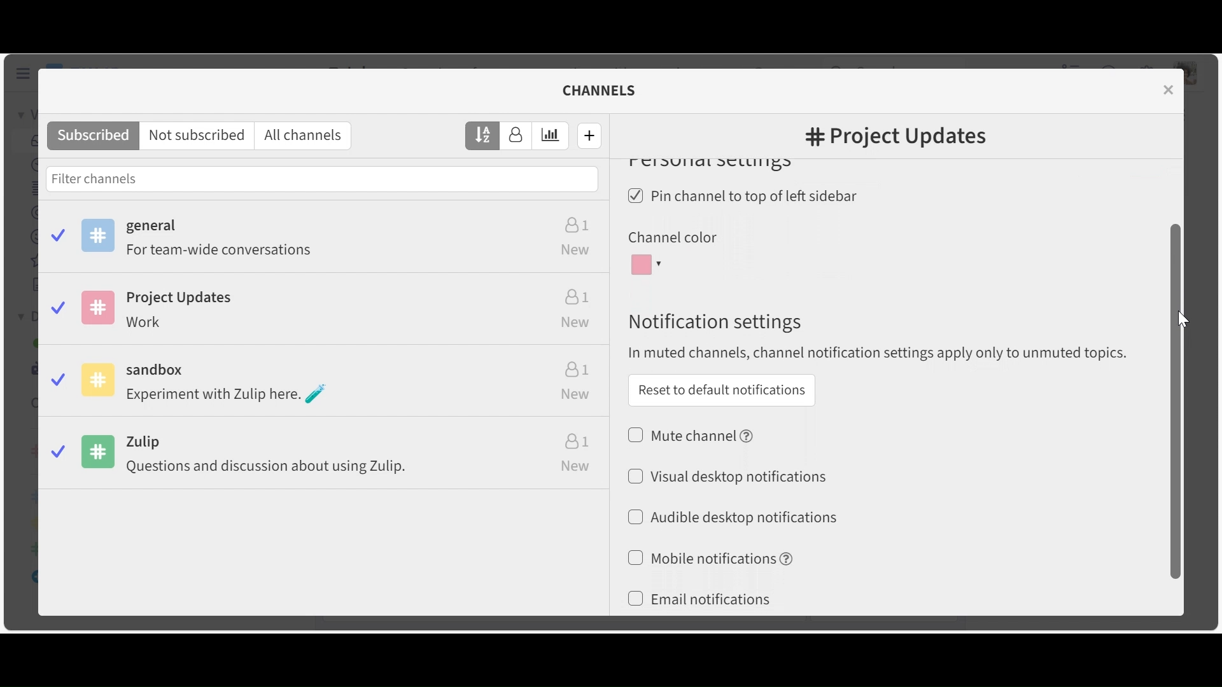  I want to click on Cursor, so click(1183, 321).